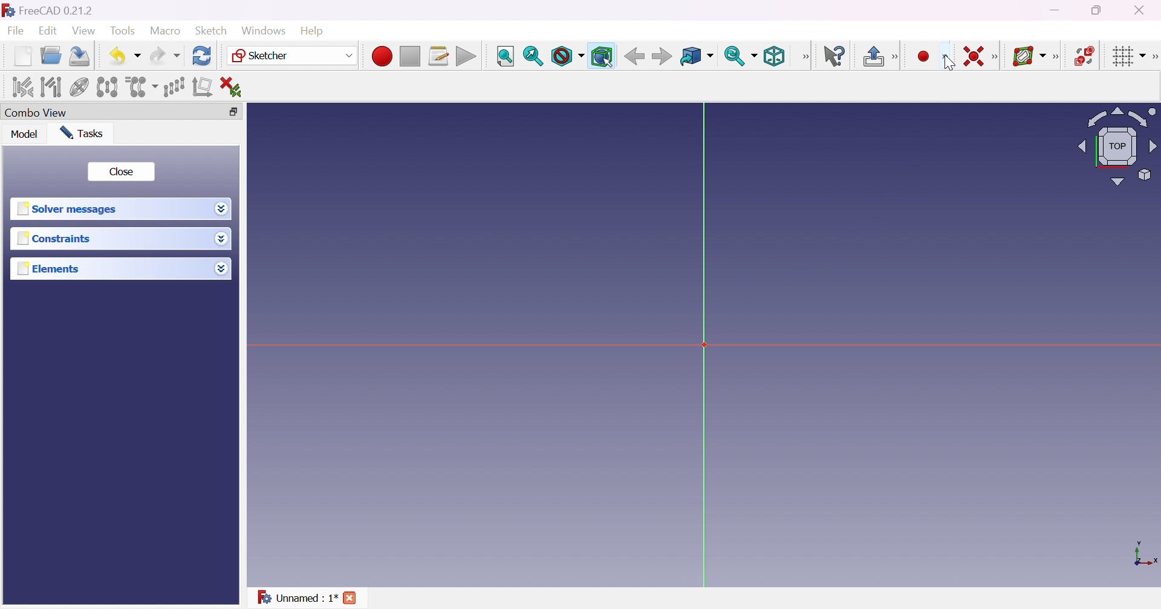  I want to click on Tasks, so click(82, 133).